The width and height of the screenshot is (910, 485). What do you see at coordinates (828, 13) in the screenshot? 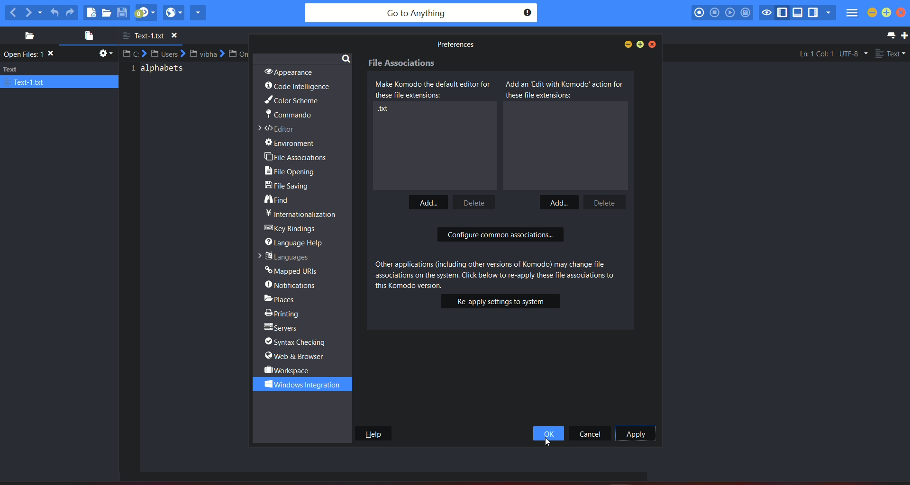
I see `show specific sidebar` at bounding box center [828, 13].